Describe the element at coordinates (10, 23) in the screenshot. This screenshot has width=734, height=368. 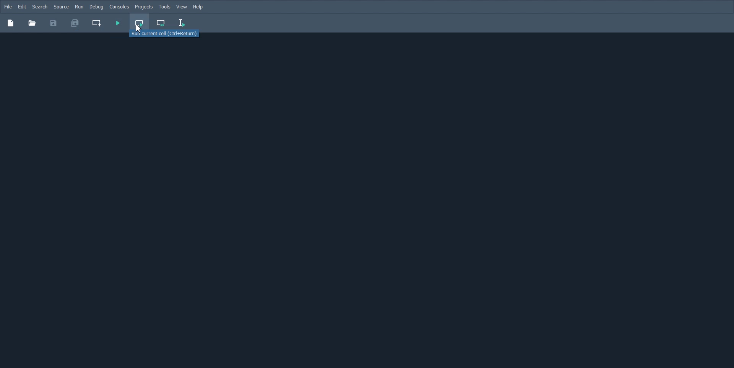
I see `New file` at that location.